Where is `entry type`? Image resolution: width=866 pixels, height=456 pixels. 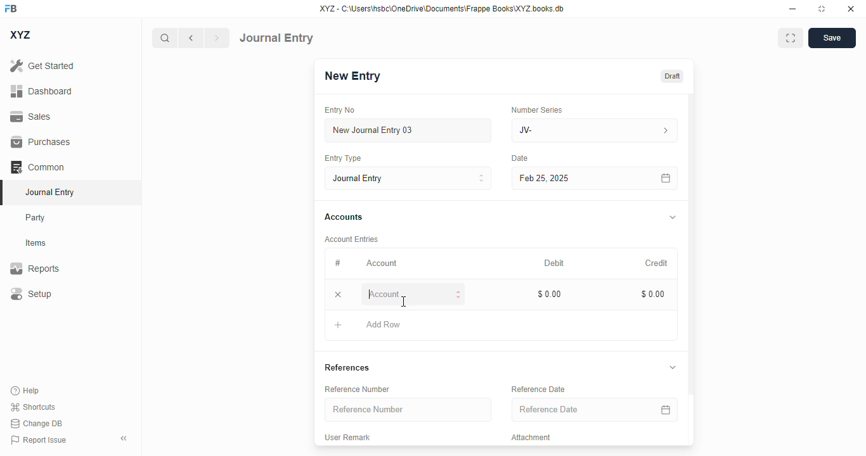 entry type is located at coordinates (408, 178).